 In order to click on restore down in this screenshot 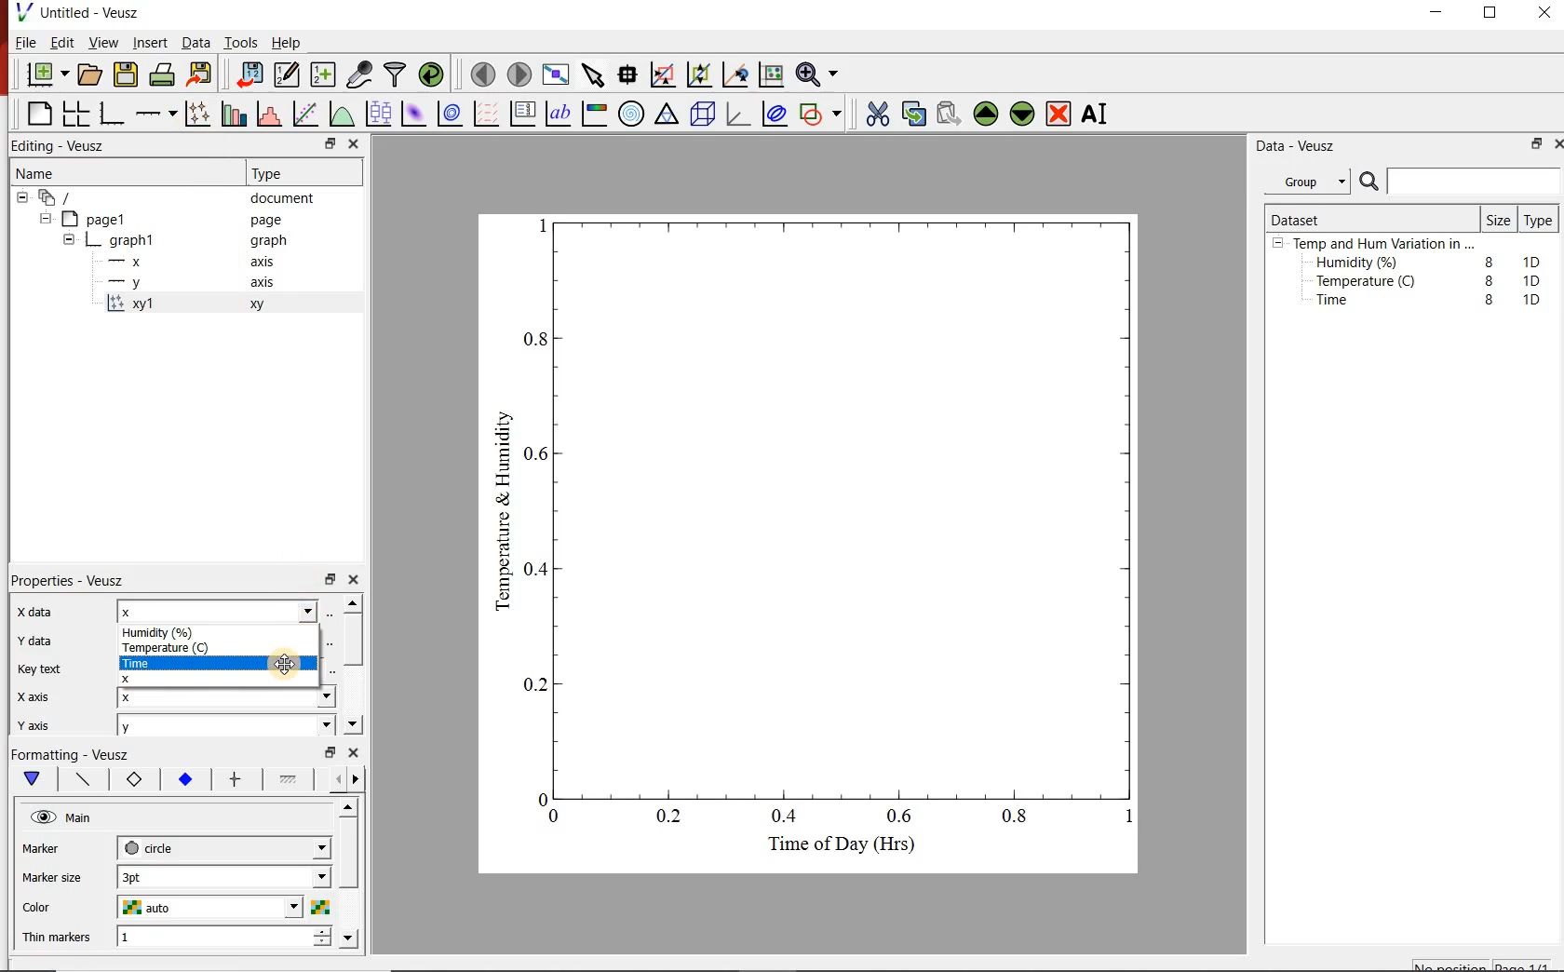, I will do `click(318, 143)`.